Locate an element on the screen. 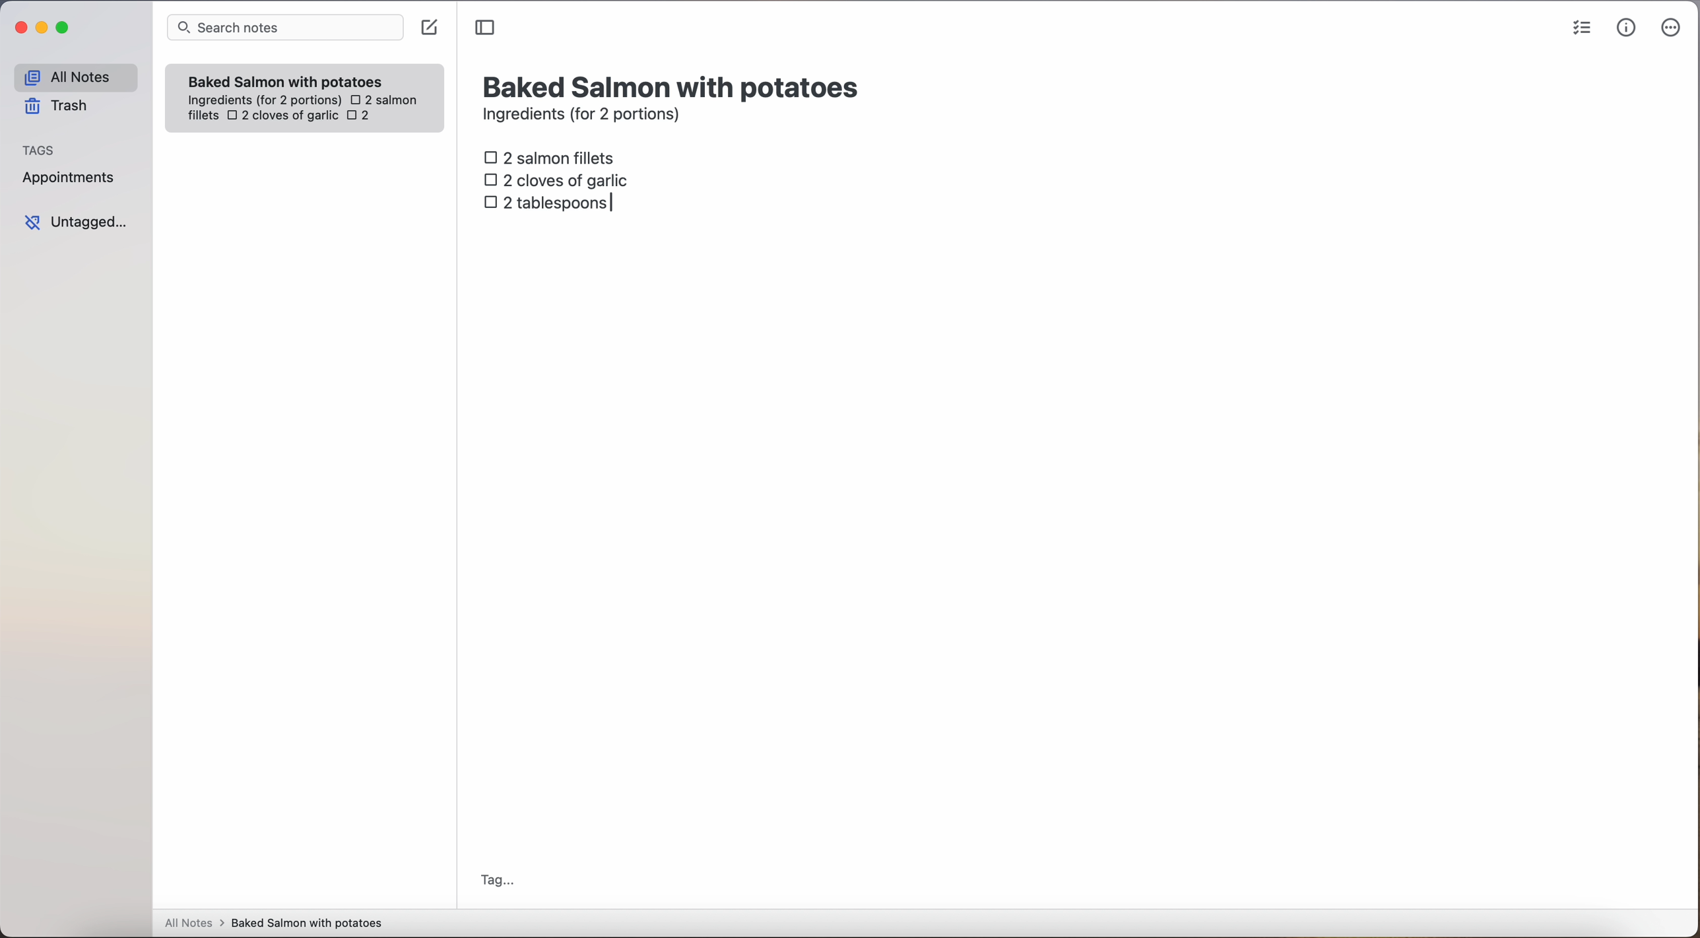  more options is located at coordinates (1674, 28).